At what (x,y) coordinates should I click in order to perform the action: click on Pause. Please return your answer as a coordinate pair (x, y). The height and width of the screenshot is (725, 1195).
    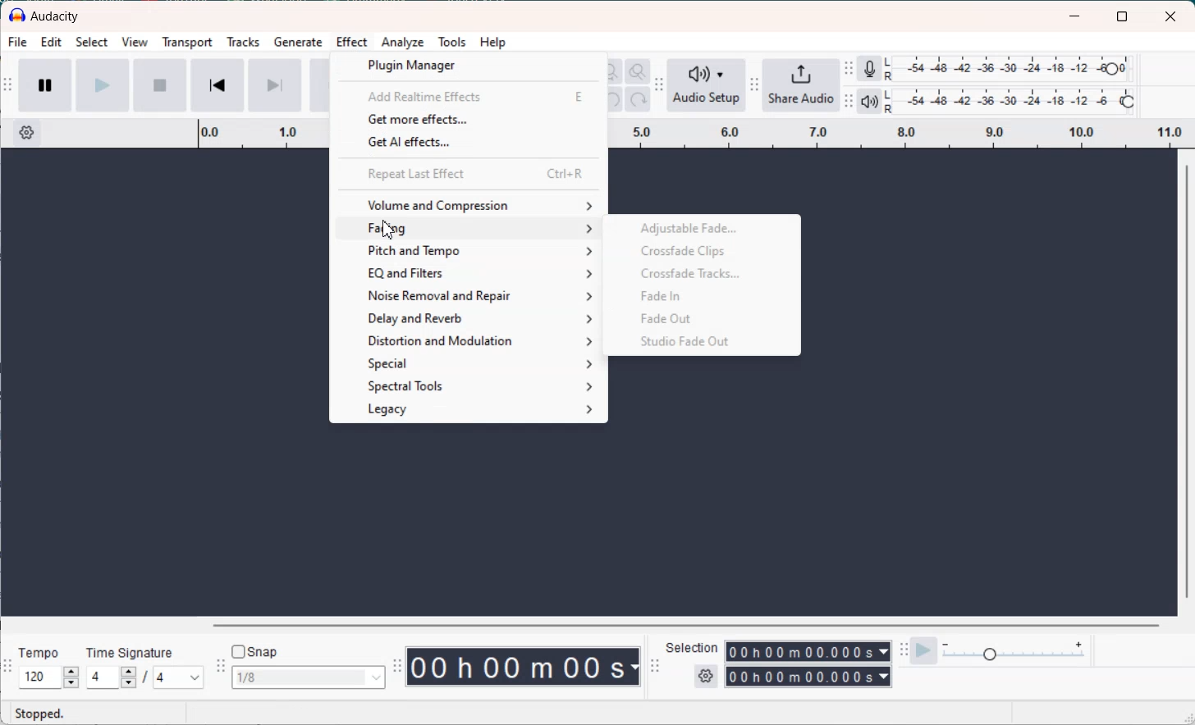
    Looking at the image, I should click on (44, 87).